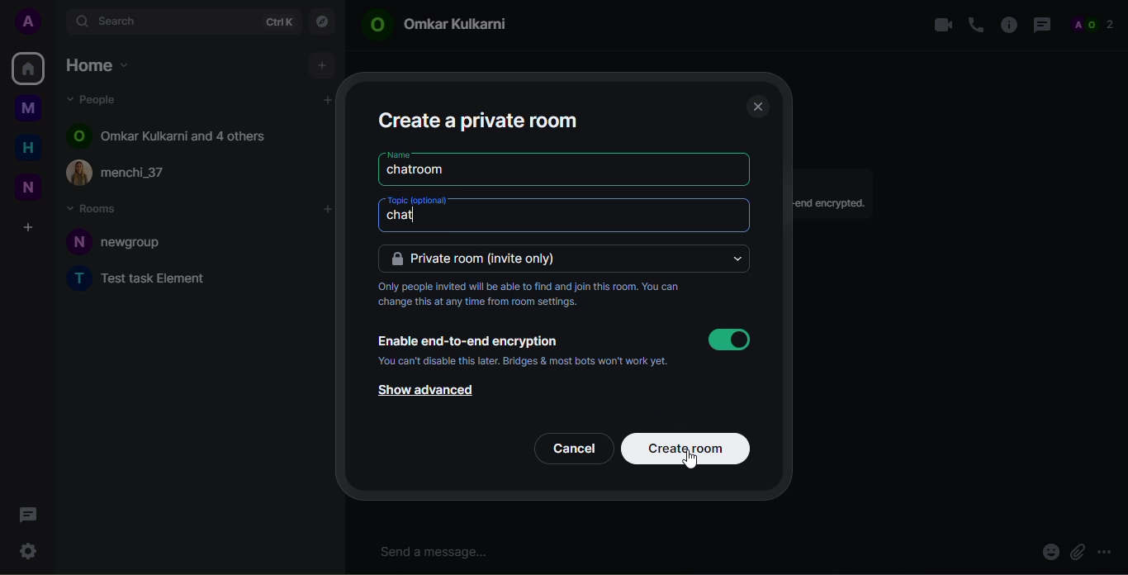 The width and height of the screenshot is (1128, 575). What do you see at coordinates (468, 338) in the screenshot?
I see `enable end-to-end encryption` at bounding box center [468, 338].